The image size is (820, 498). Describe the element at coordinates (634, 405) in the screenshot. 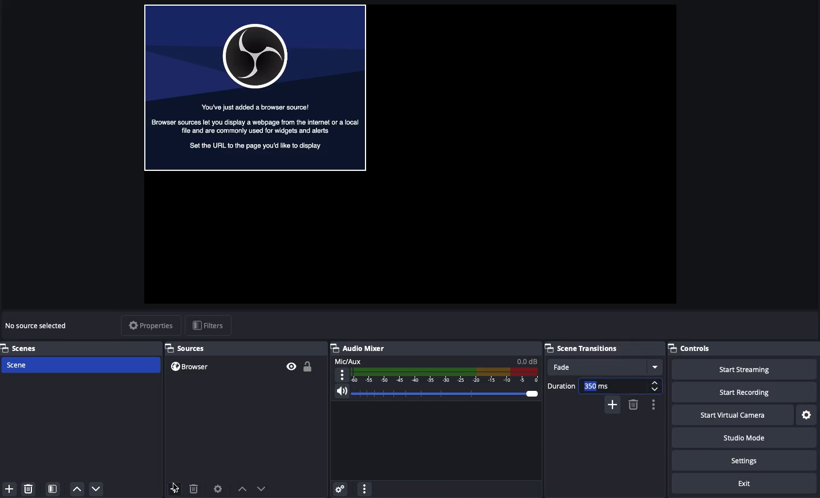

I see `Remove` at that location.